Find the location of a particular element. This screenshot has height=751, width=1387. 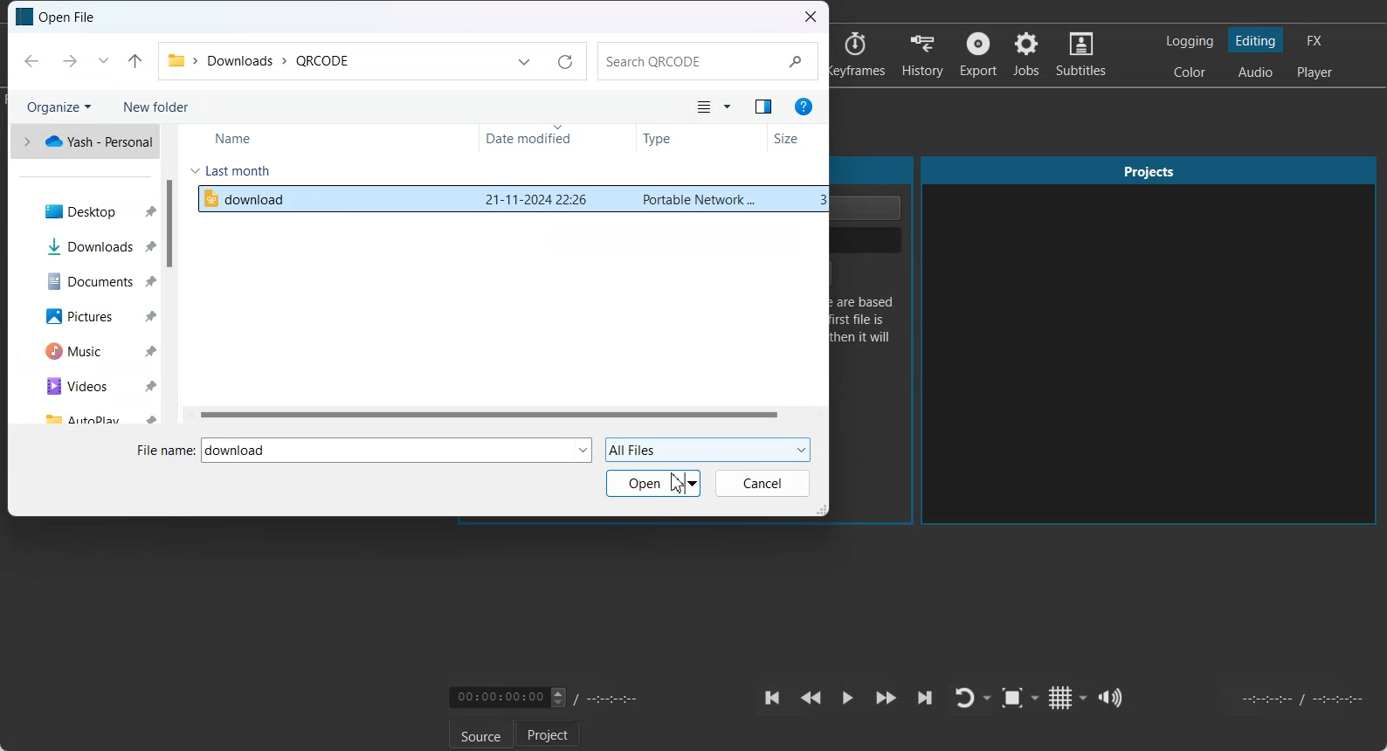

date modified is located at coordinates (537, 199).